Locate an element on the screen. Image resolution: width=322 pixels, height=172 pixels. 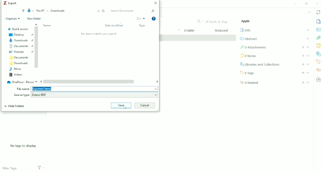
Downloads is located at coordinates (19, 63).